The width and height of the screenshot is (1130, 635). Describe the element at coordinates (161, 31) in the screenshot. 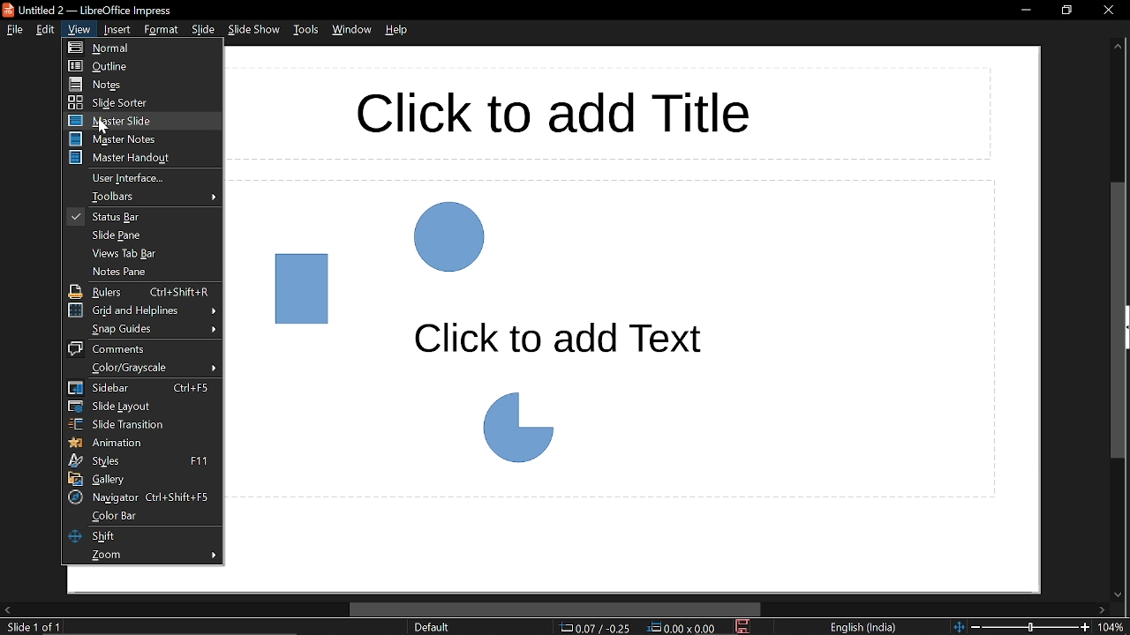

I see `Format` at that location.